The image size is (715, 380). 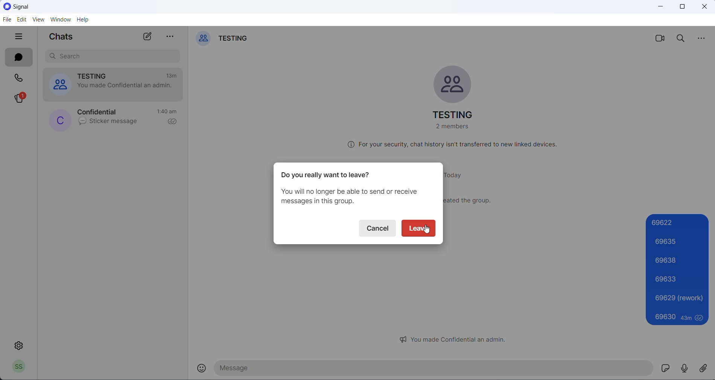 I want to click on today heading, so click(x=456, y=176).